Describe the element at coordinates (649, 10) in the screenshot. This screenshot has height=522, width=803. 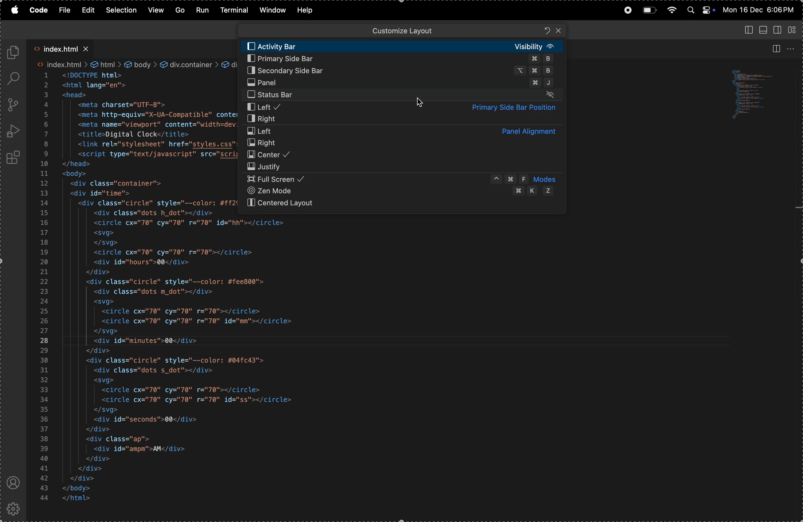
I see `battery` at that location.